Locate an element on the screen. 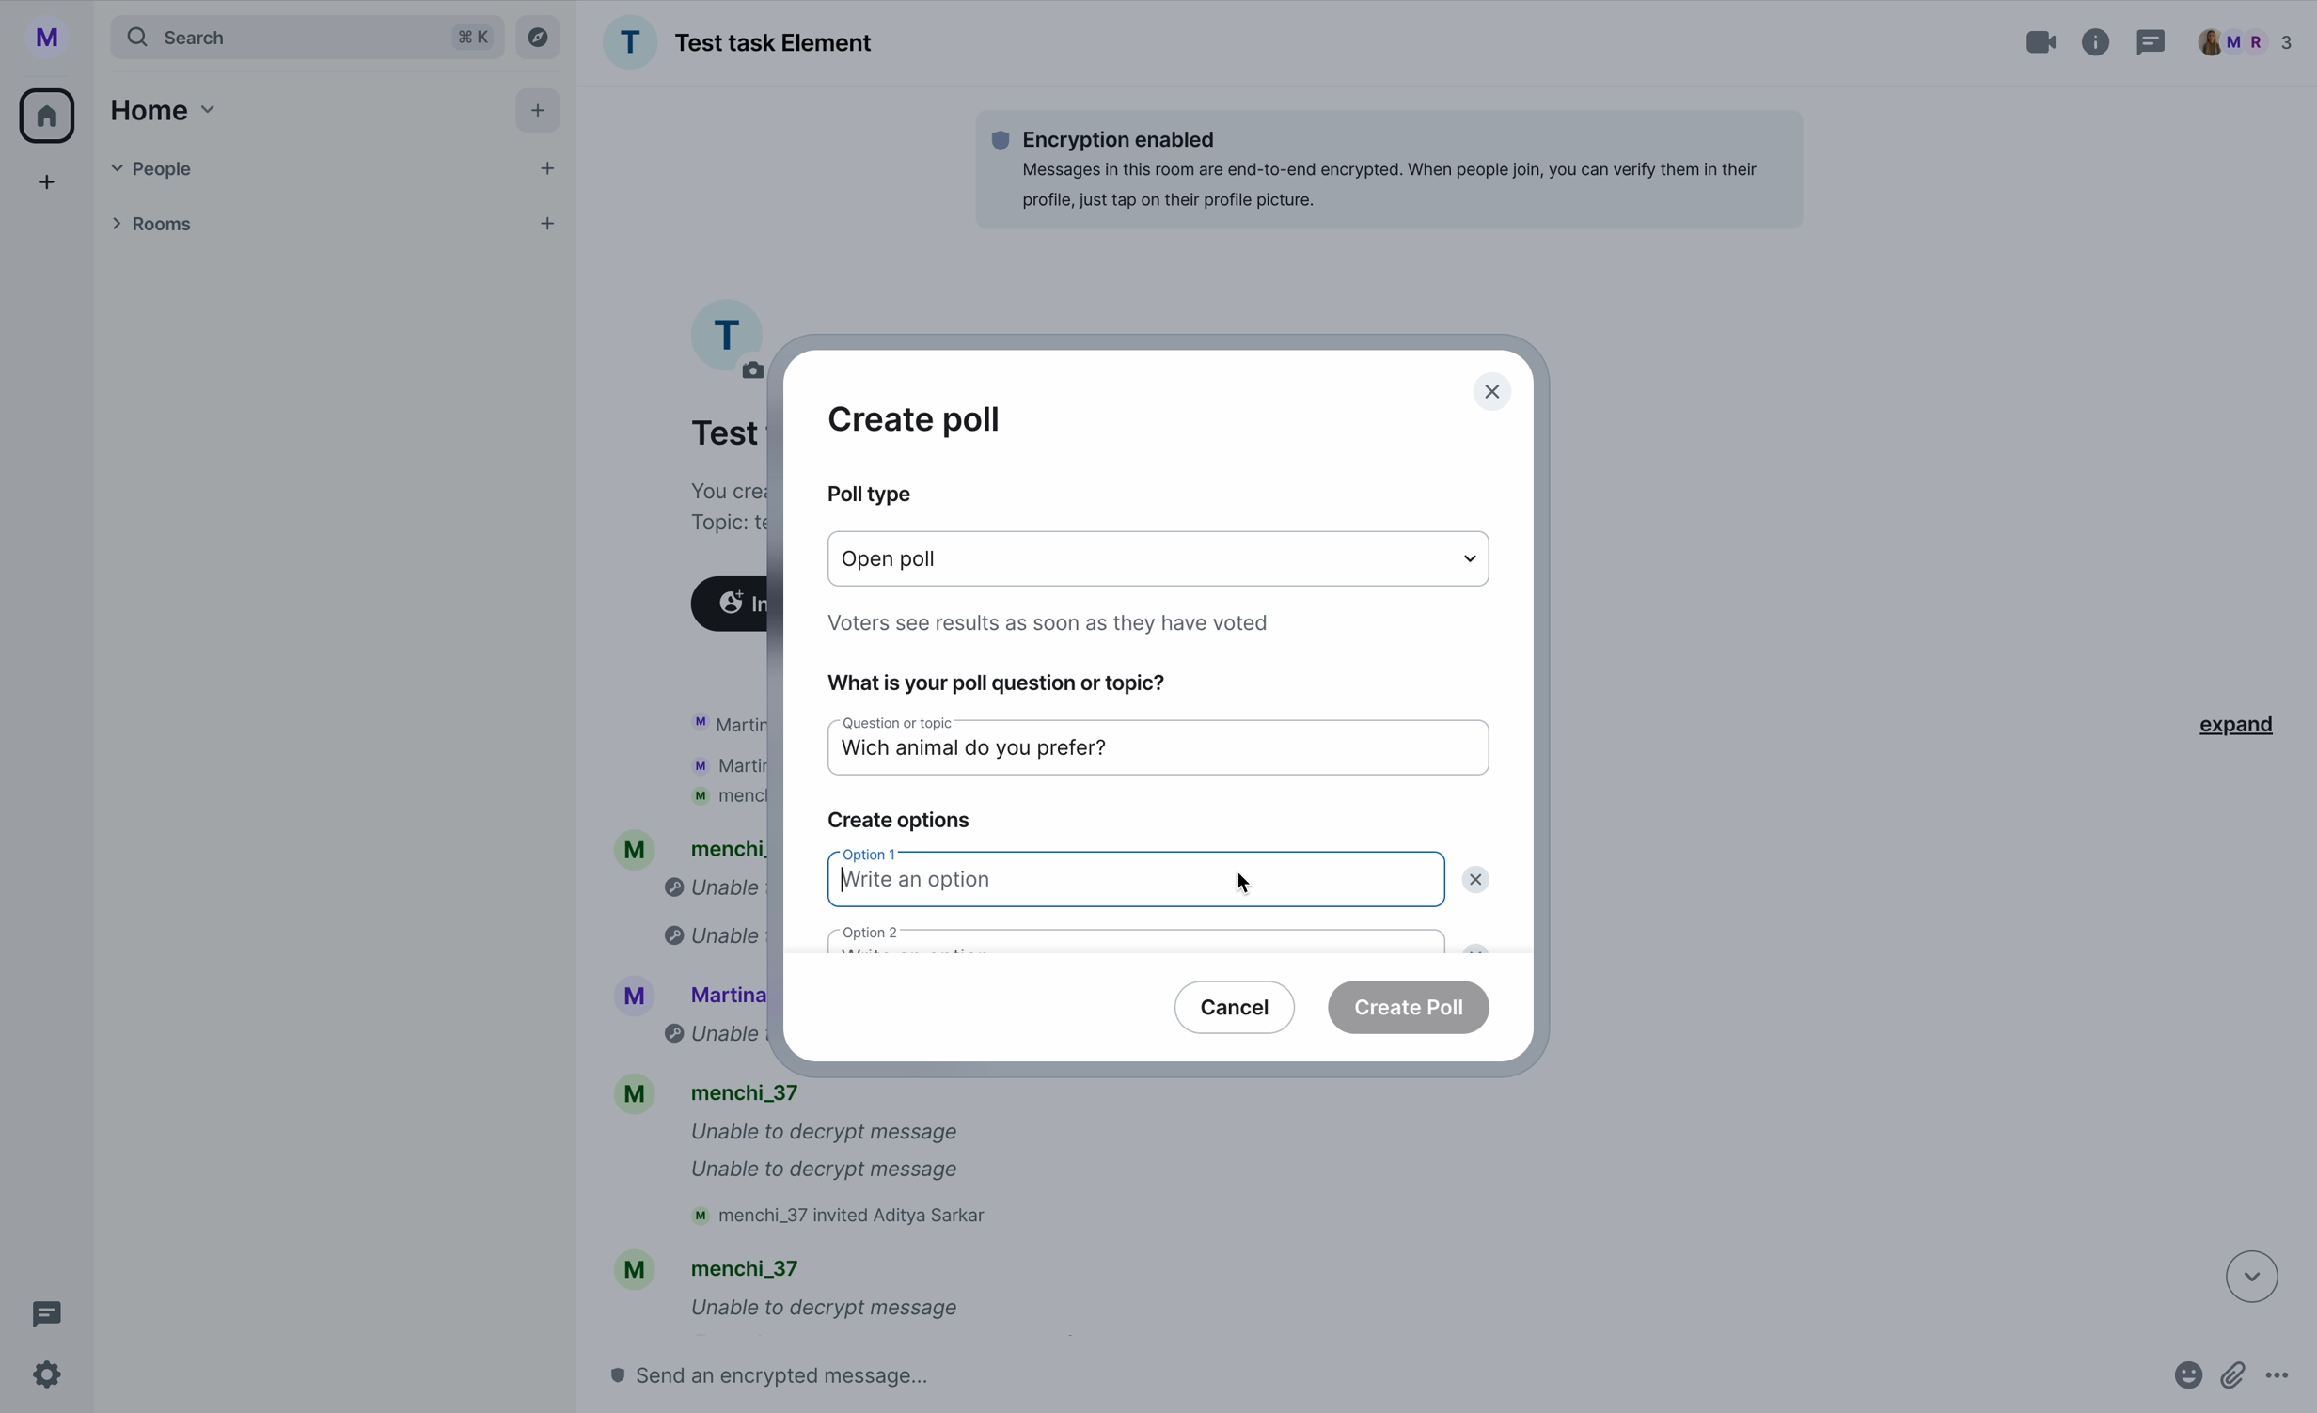 The width and height of the screenshot is (2317, 1413). more options is located at coordinates (2287, 1383).